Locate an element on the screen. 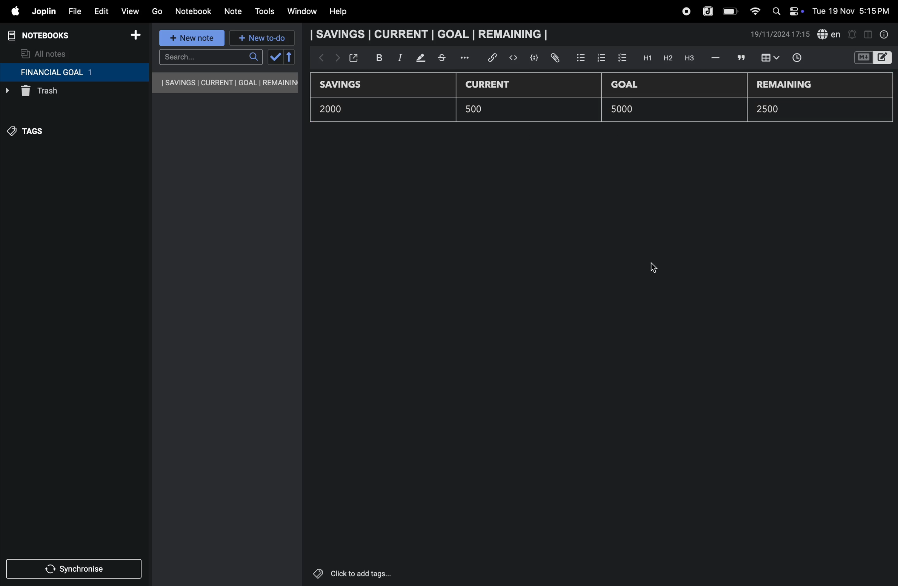  new to-do is located at coordinates (262, 39).